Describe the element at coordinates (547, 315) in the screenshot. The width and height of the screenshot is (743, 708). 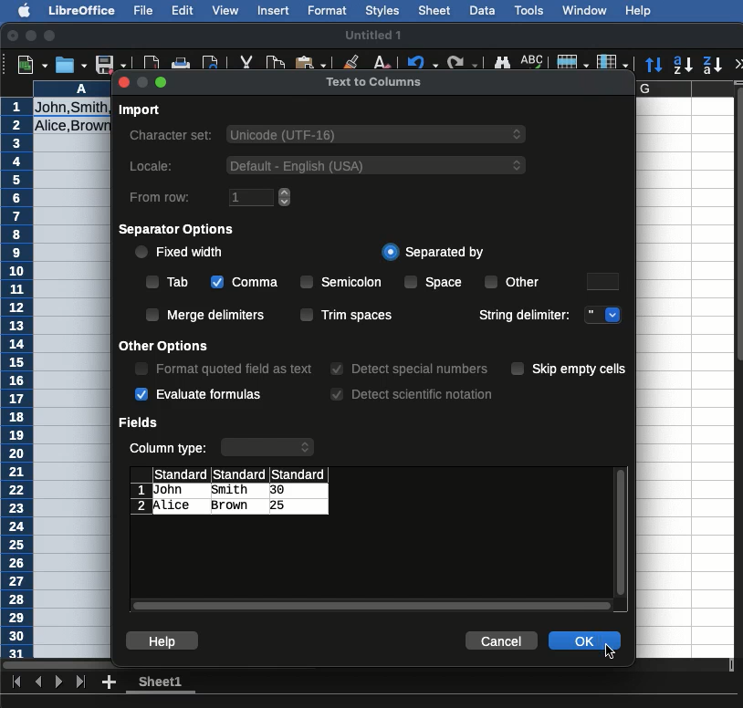
I see `String delimiter` at that location.